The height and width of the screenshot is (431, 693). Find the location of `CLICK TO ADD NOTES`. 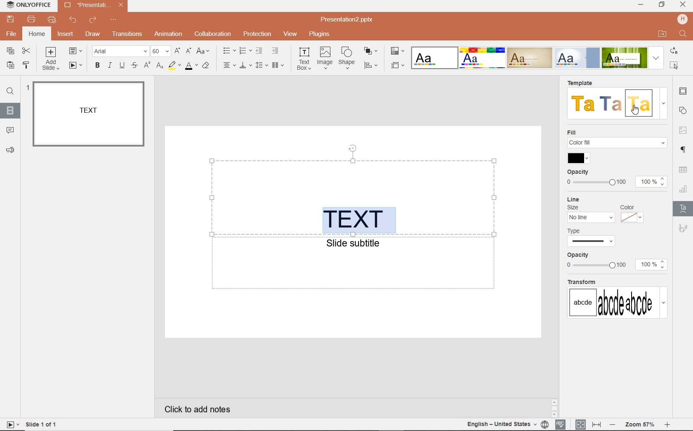

CLICK TO ADD NOTES is located at coordinates (204, 409).